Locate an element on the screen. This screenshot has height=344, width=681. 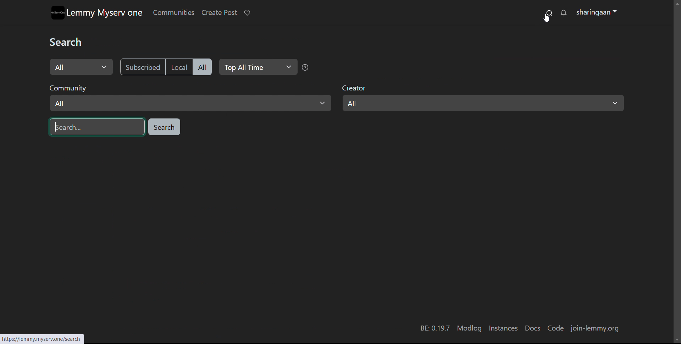
Lemmy myserv one logo and name is located at coordinates (97, 12).